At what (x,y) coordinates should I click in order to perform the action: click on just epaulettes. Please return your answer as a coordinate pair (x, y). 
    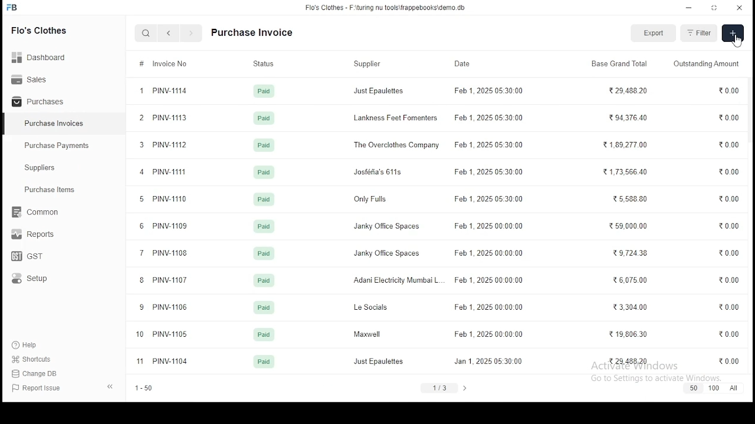
    Looking at the image, I should click on (379, 362).